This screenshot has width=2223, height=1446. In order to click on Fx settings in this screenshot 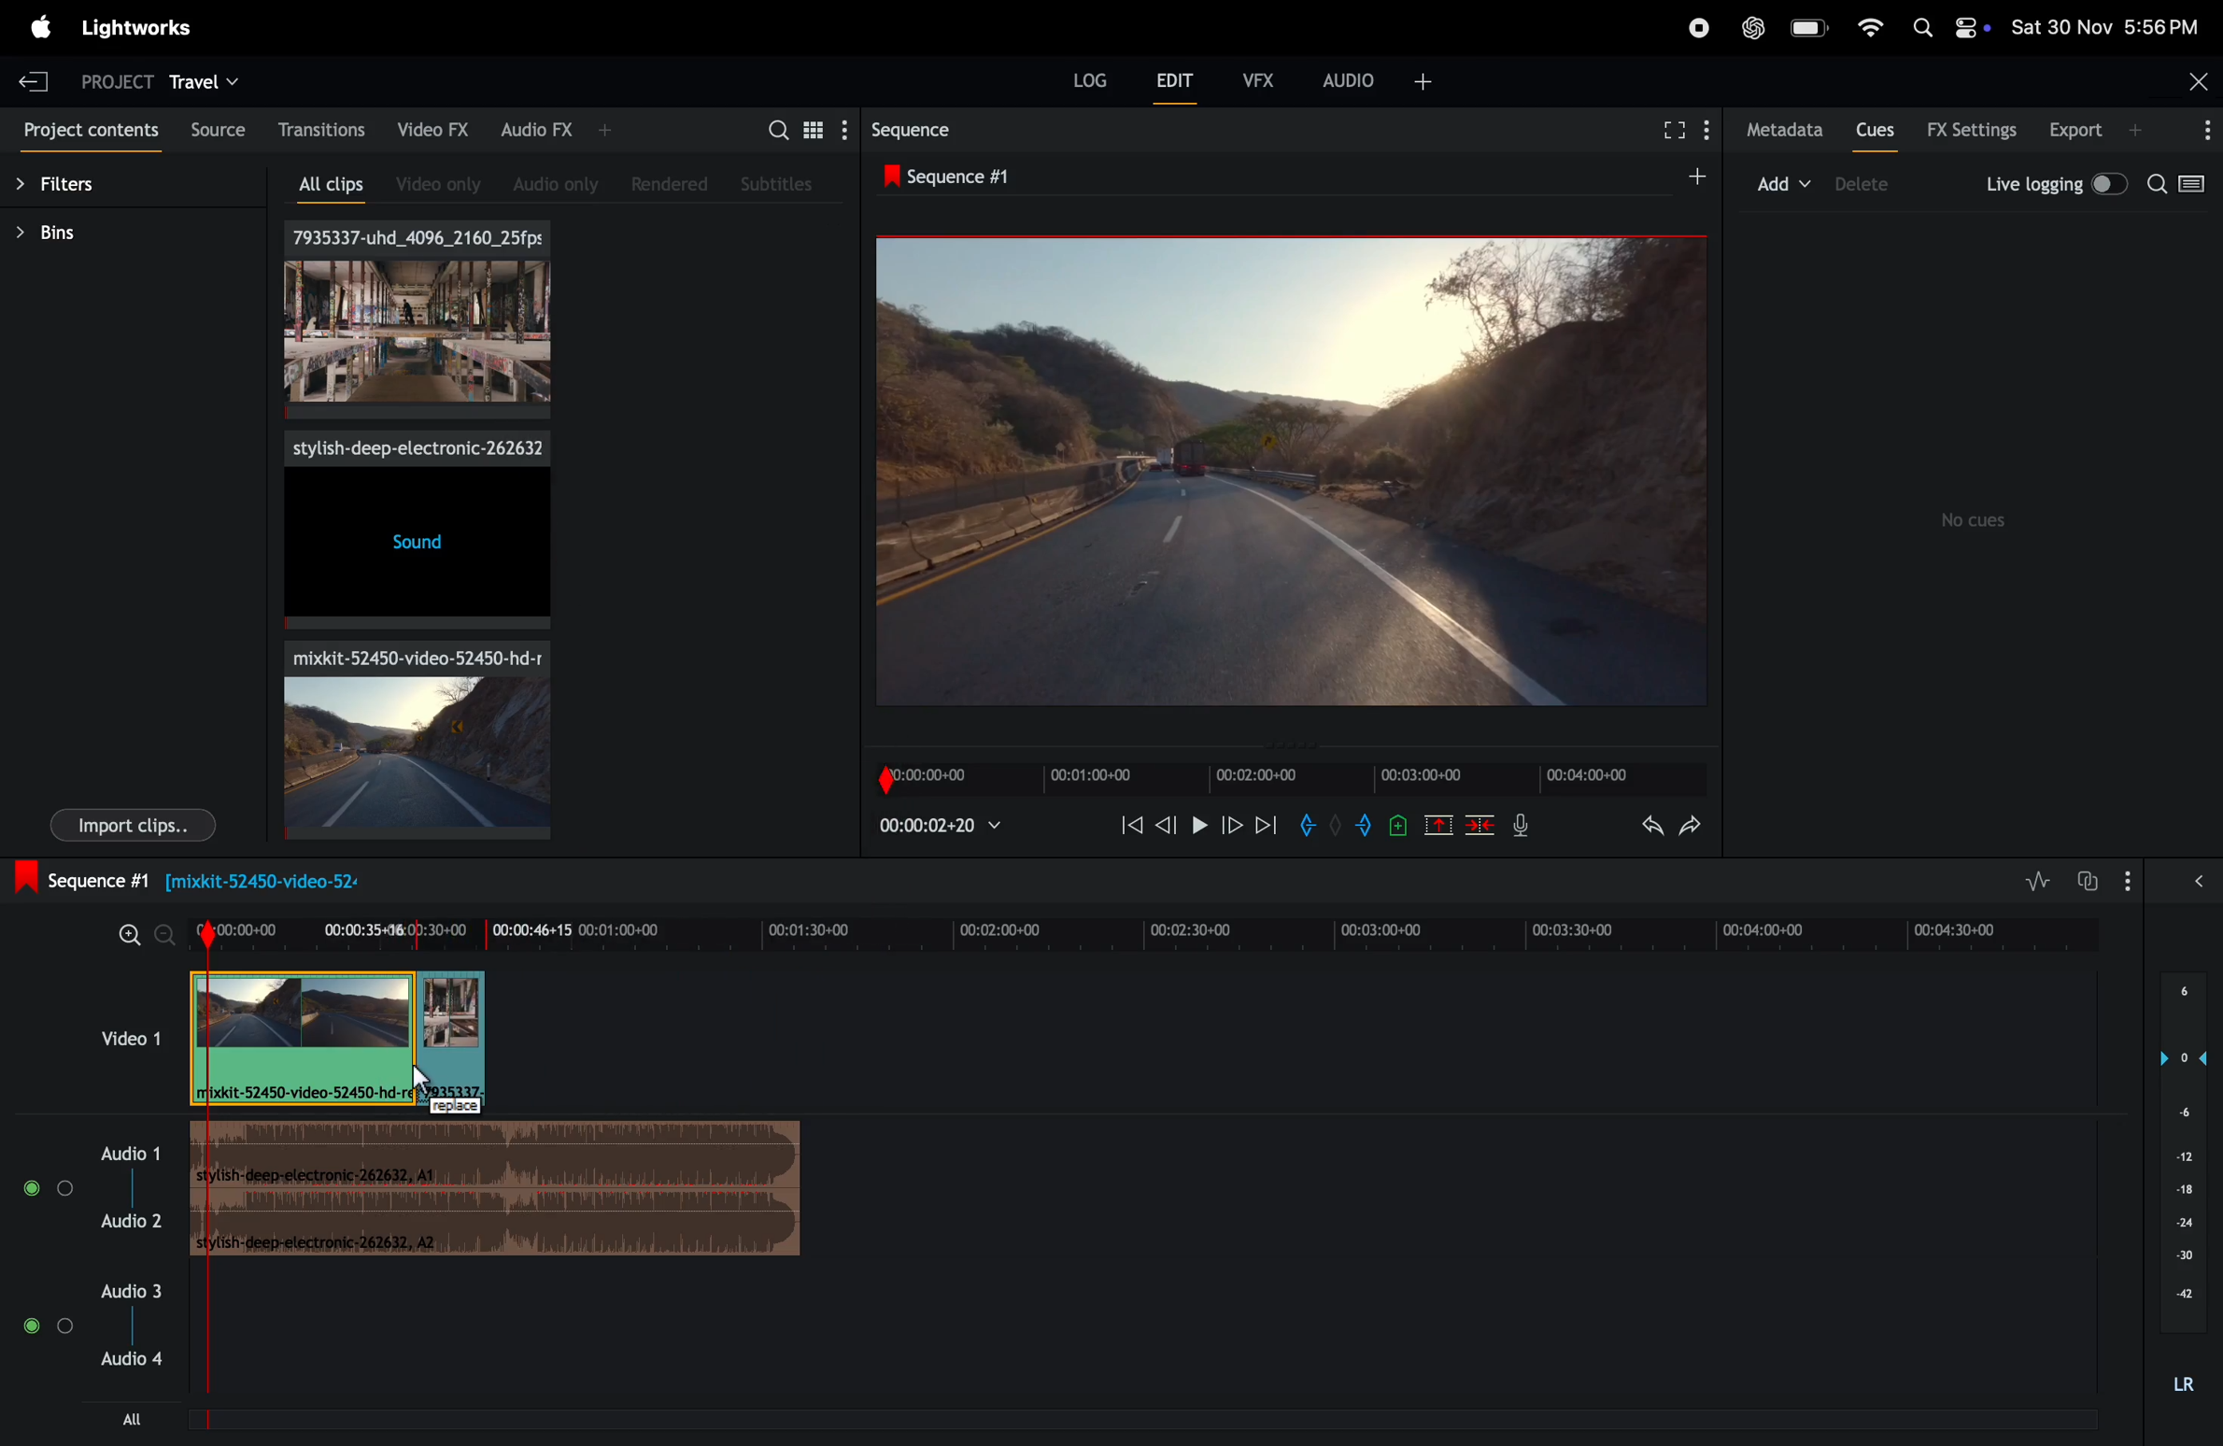, I will do `click(1972, 131)`.